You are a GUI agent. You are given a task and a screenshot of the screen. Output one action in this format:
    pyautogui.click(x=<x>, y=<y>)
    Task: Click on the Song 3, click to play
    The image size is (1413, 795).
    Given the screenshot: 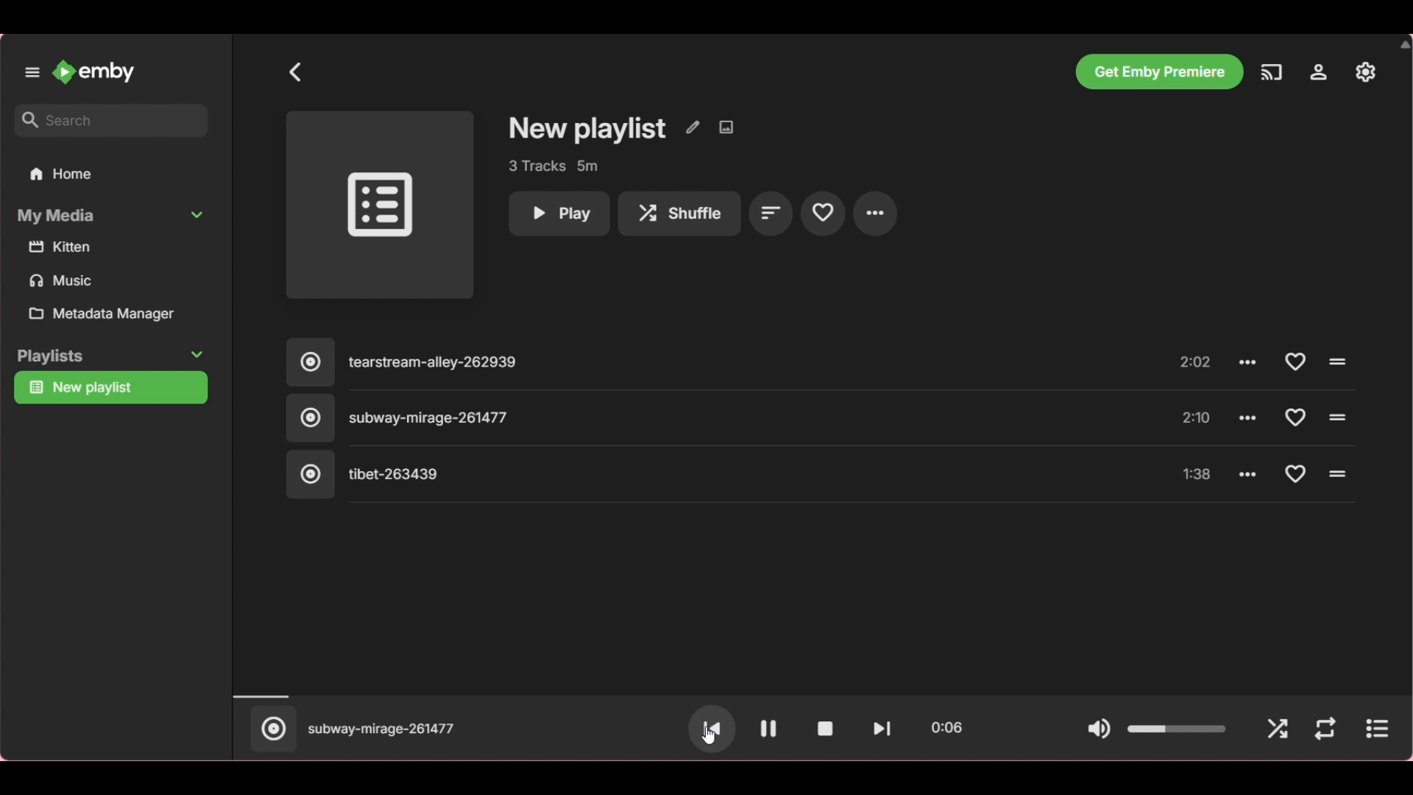 What is the action you would take?
    pyautogui.click(x=699, y=475)
    